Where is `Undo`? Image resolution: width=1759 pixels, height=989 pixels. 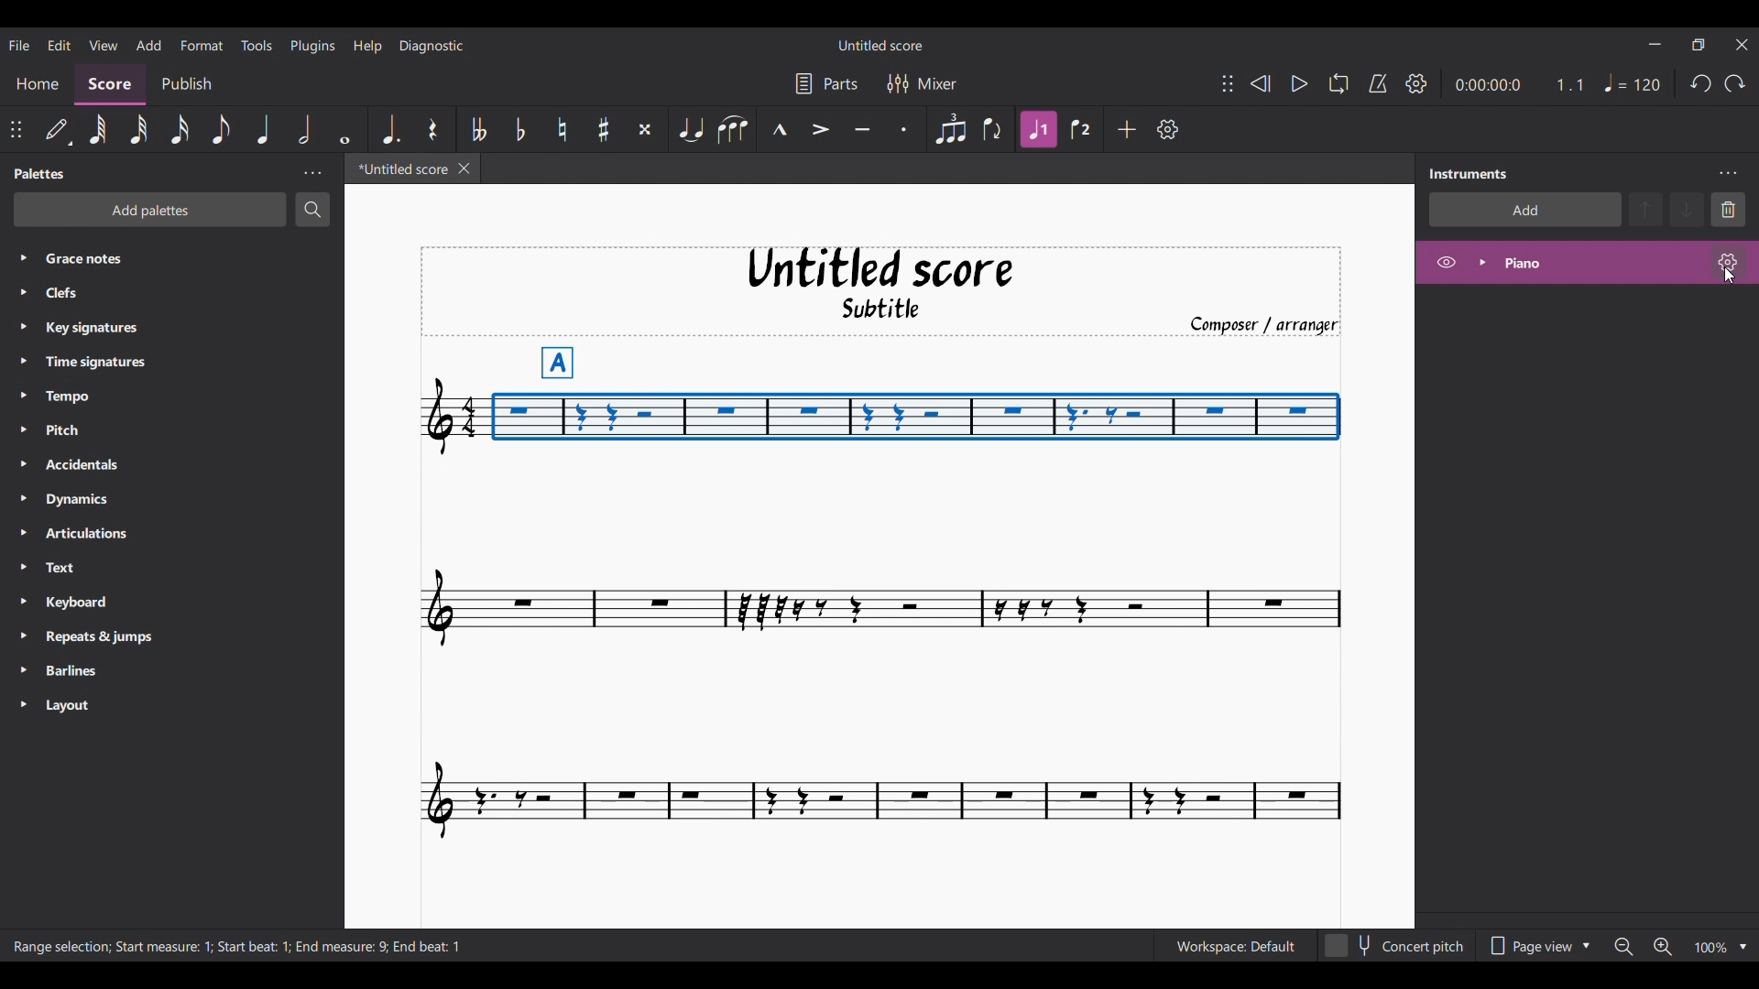 Undo is located at coordinates (1700, 83).